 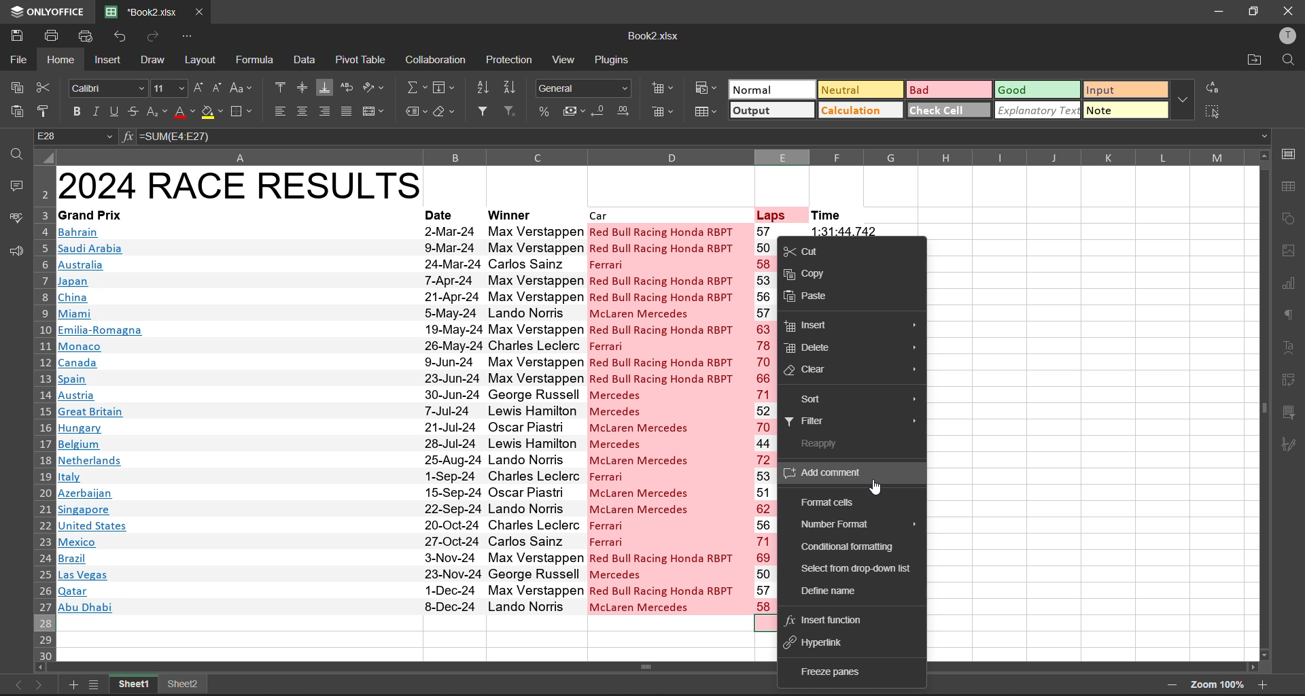 What do you see at coordinates (117, 37) in the screenshot?
I see `undo` at bounding box center [117, 37].